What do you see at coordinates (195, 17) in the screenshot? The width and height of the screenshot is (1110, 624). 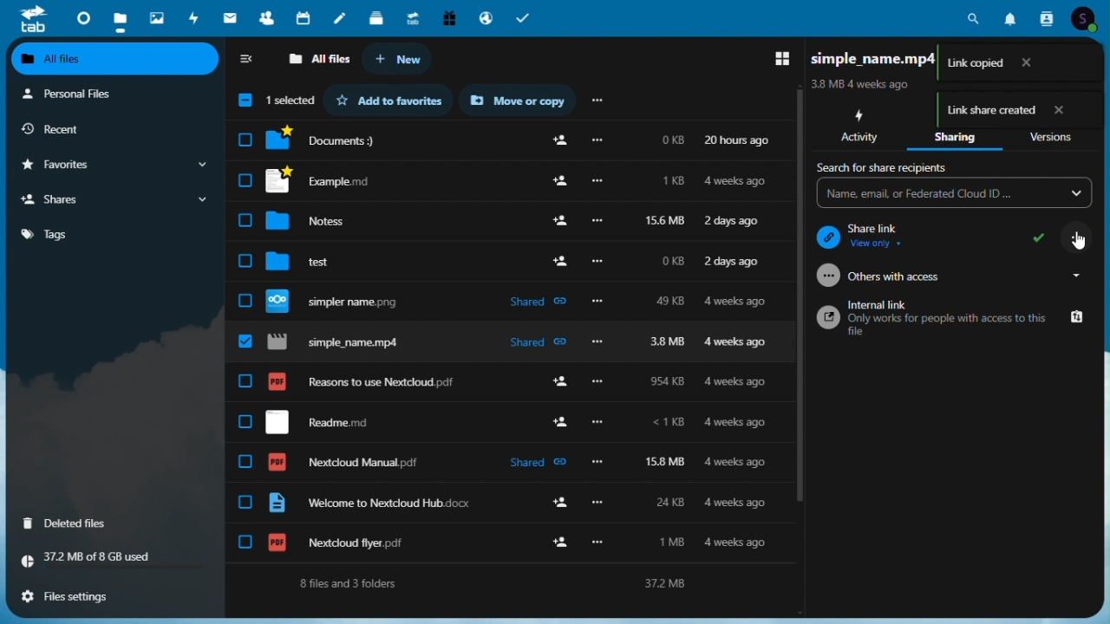 I see `Activity` at bounding box center [195, 17].